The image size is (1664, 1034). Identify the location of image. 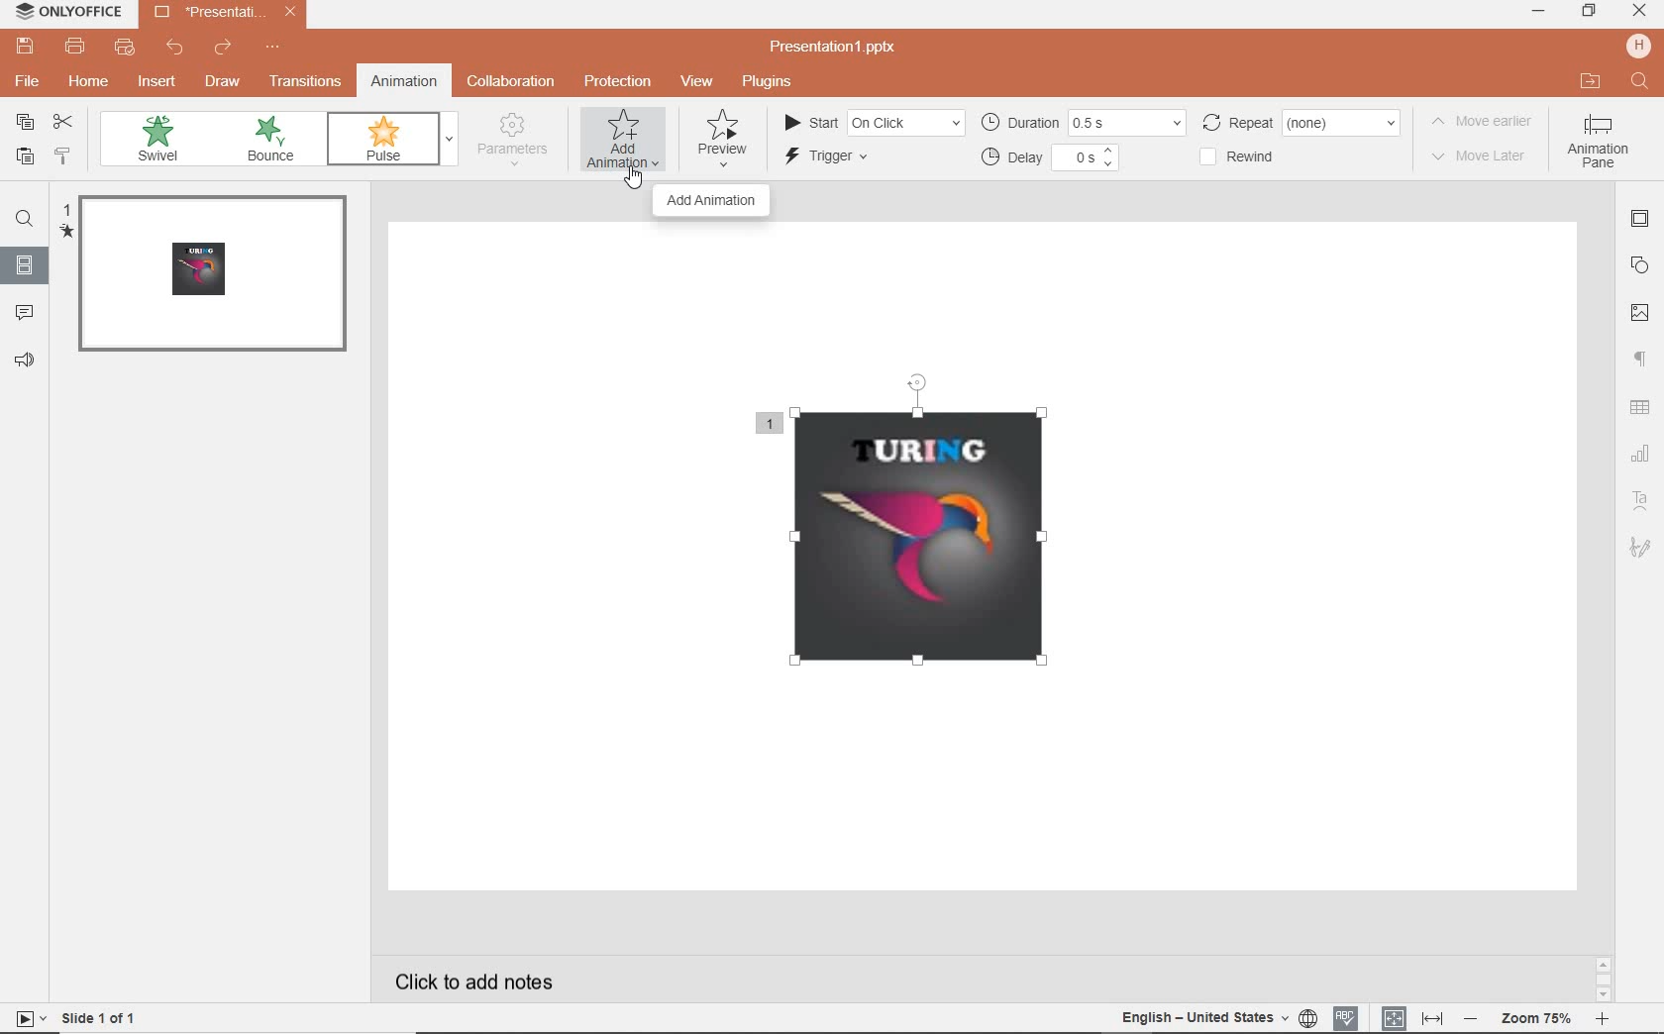
(1642, 315).